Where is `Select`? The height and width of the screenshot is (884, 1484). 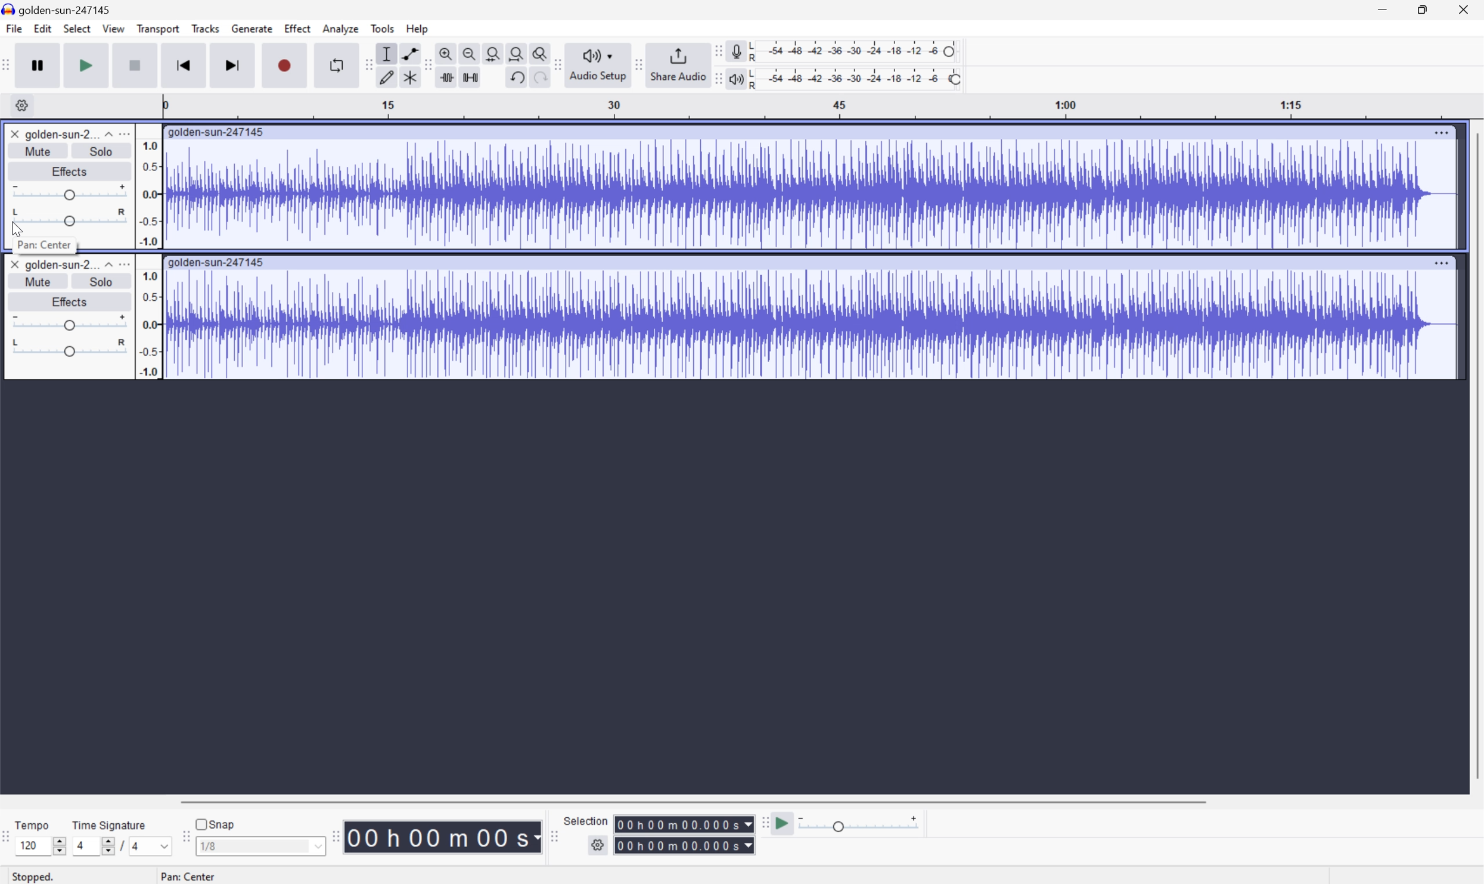
Select is located at coordinates (79, 30).